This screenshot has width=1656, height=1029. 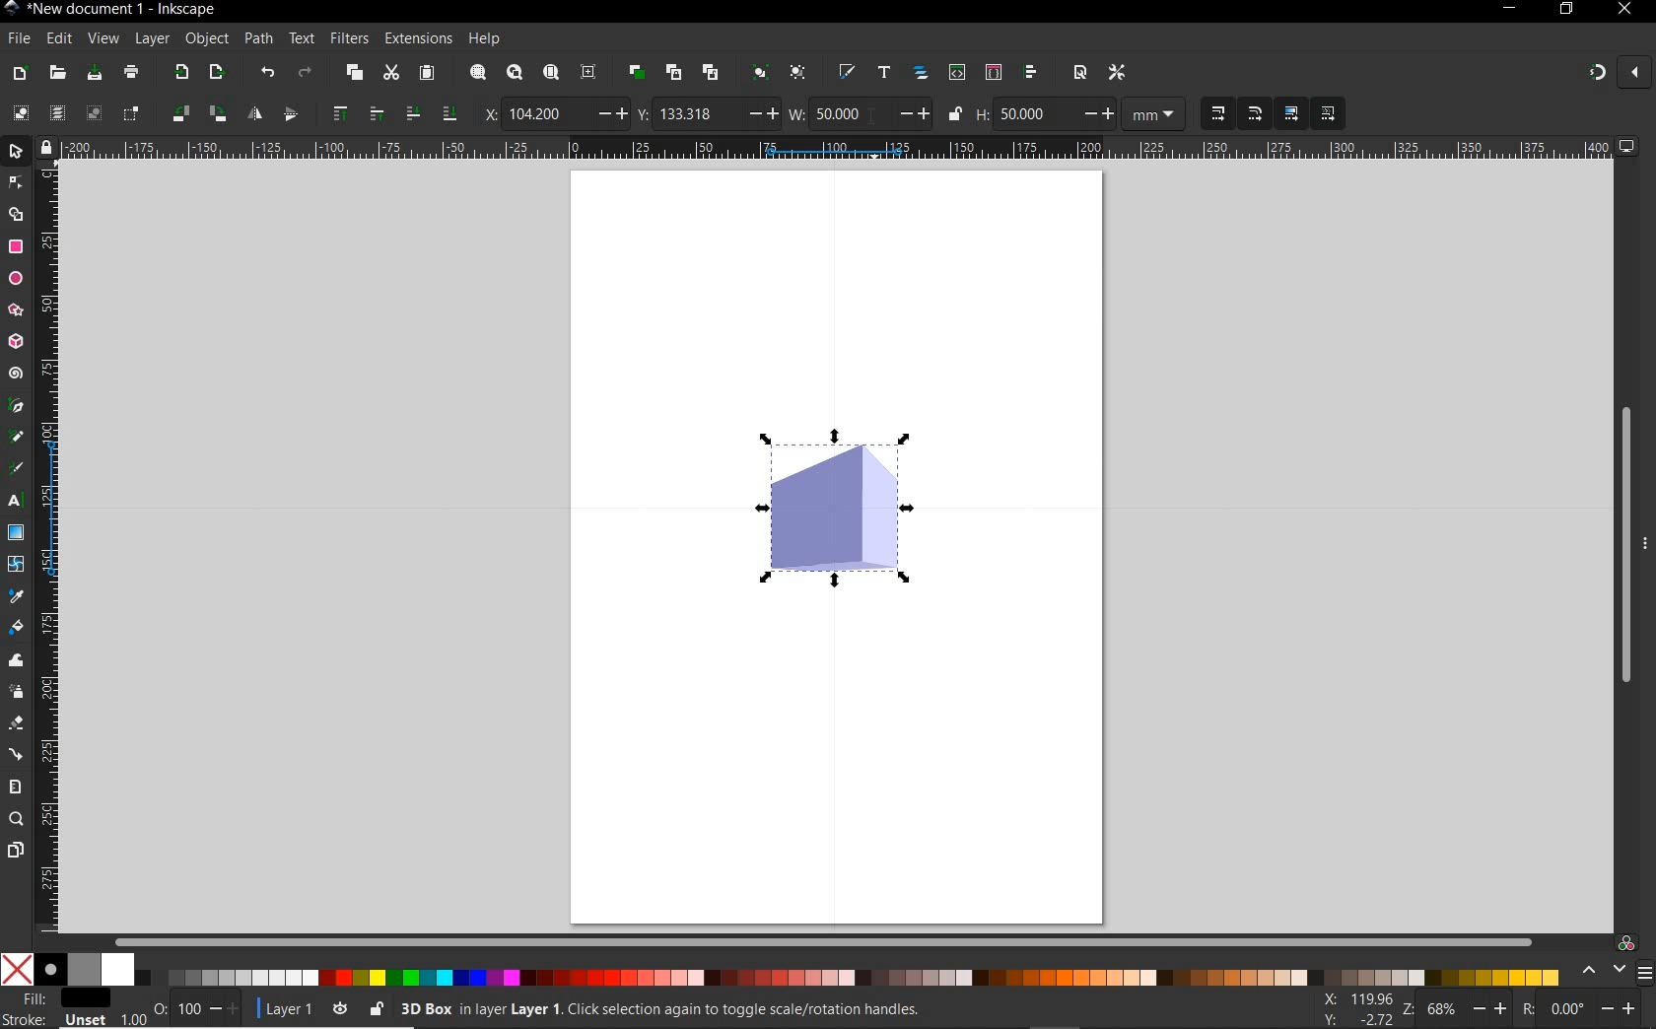 I want to click on mesh tool, so click(x=17, y=566).